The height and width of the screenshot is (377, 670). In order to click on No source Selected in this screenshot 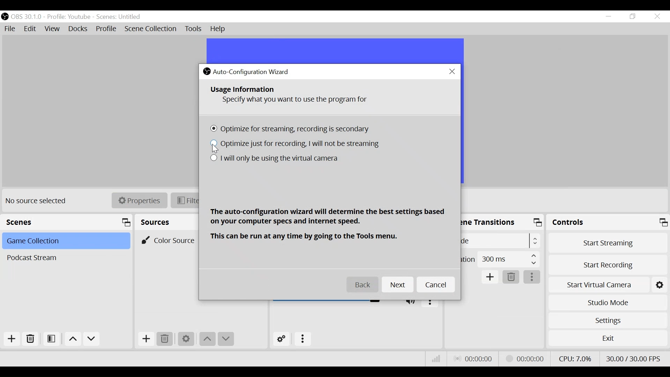, I will do `click(38, 202)`.